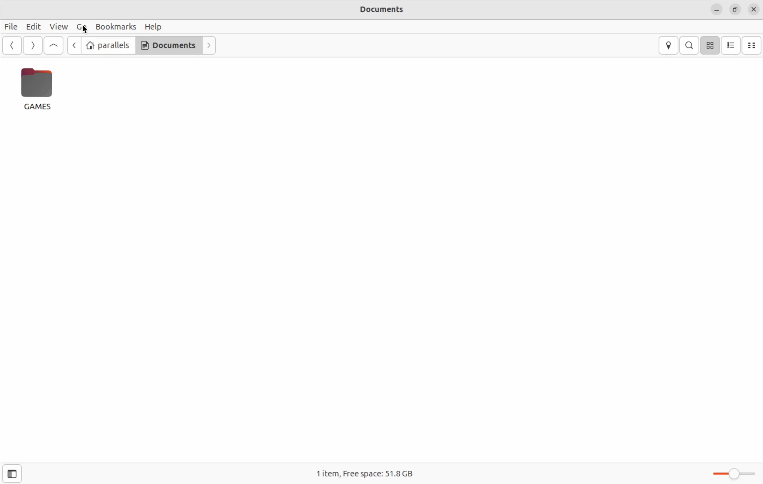 The width and height of the screenshot is (763, 484). What do you see at coordinates (730, 472) in the screenshot?
I see `toggle zoom` at bounding box center [730, 472].